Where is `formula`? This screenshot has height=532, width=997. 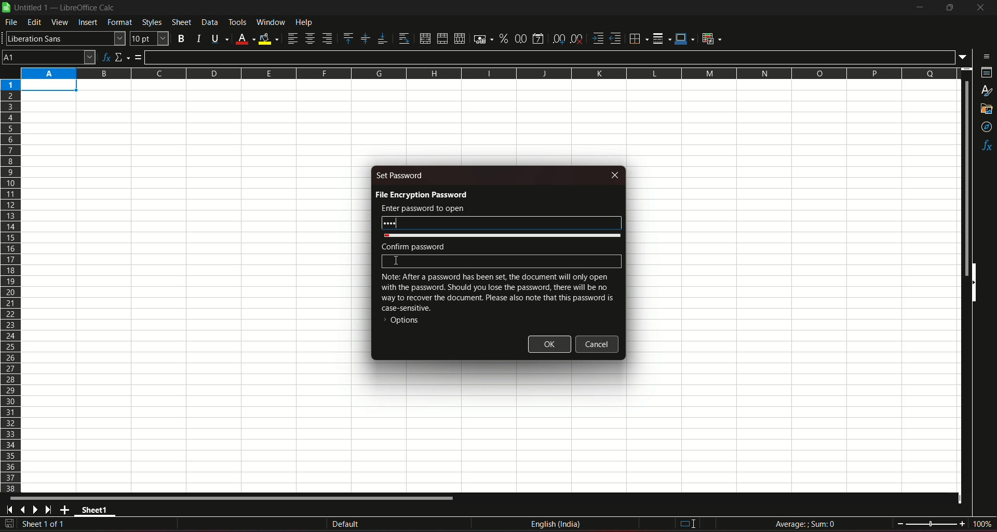 formula is located at coordinates (140, 57).